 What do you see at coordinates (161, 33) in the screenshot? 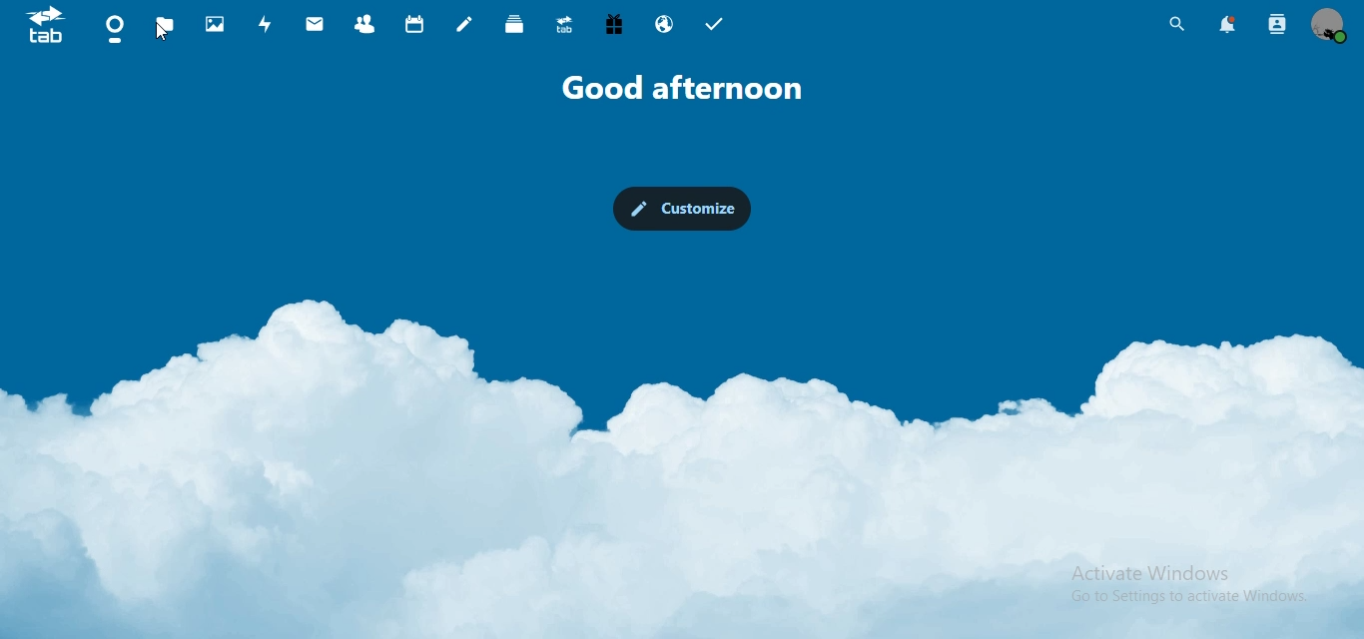
I see `Cursor` at bounding box center [161, 33].